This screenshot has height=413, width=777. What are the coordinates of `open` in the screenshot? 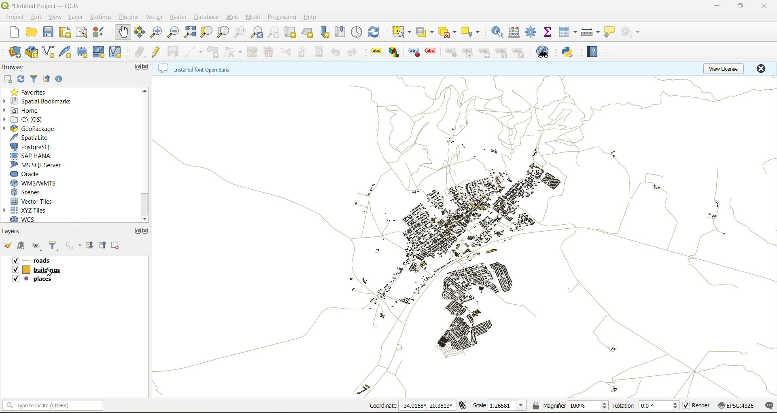 It's located at (30, 32).